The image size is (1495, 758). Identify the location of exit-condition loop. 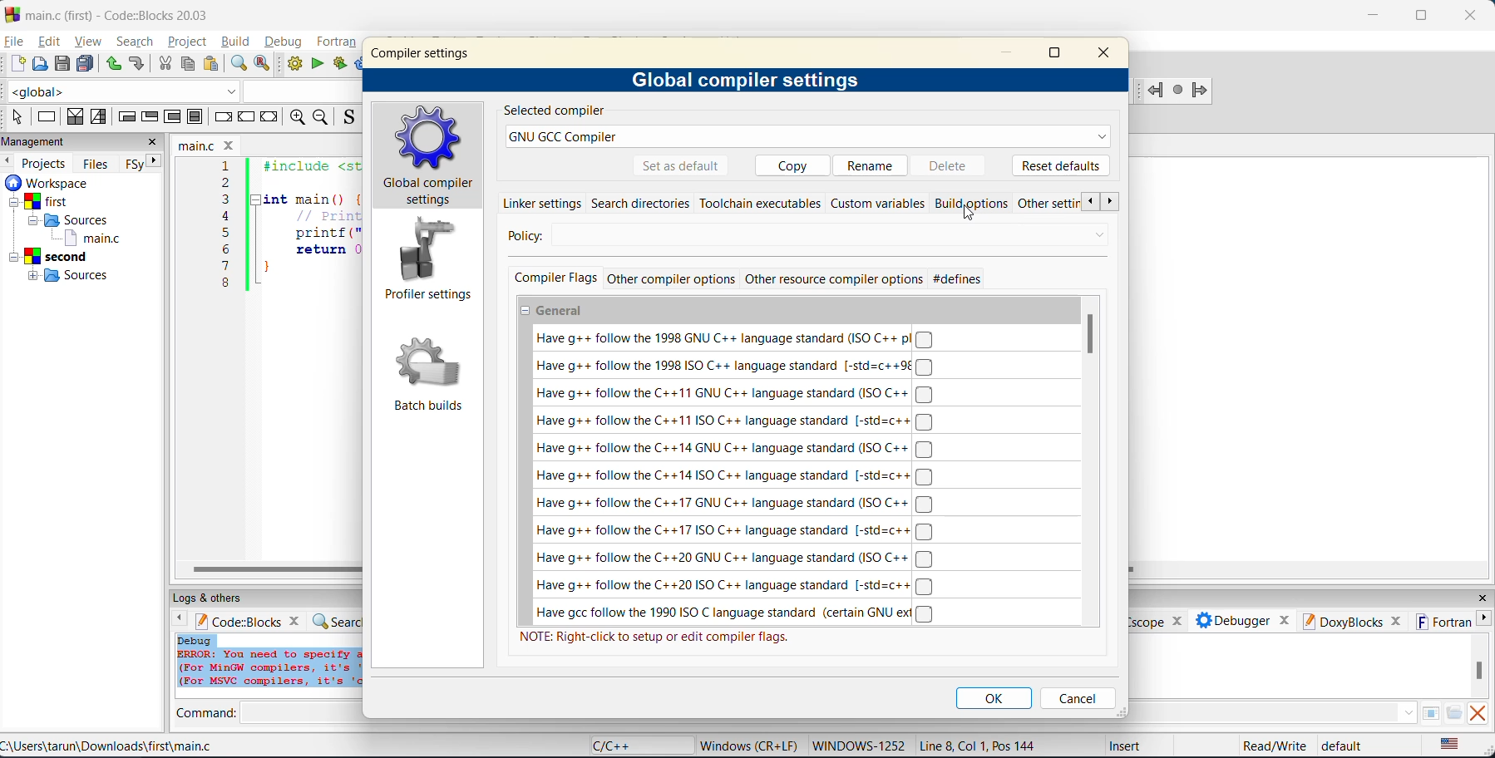
(152, 116).